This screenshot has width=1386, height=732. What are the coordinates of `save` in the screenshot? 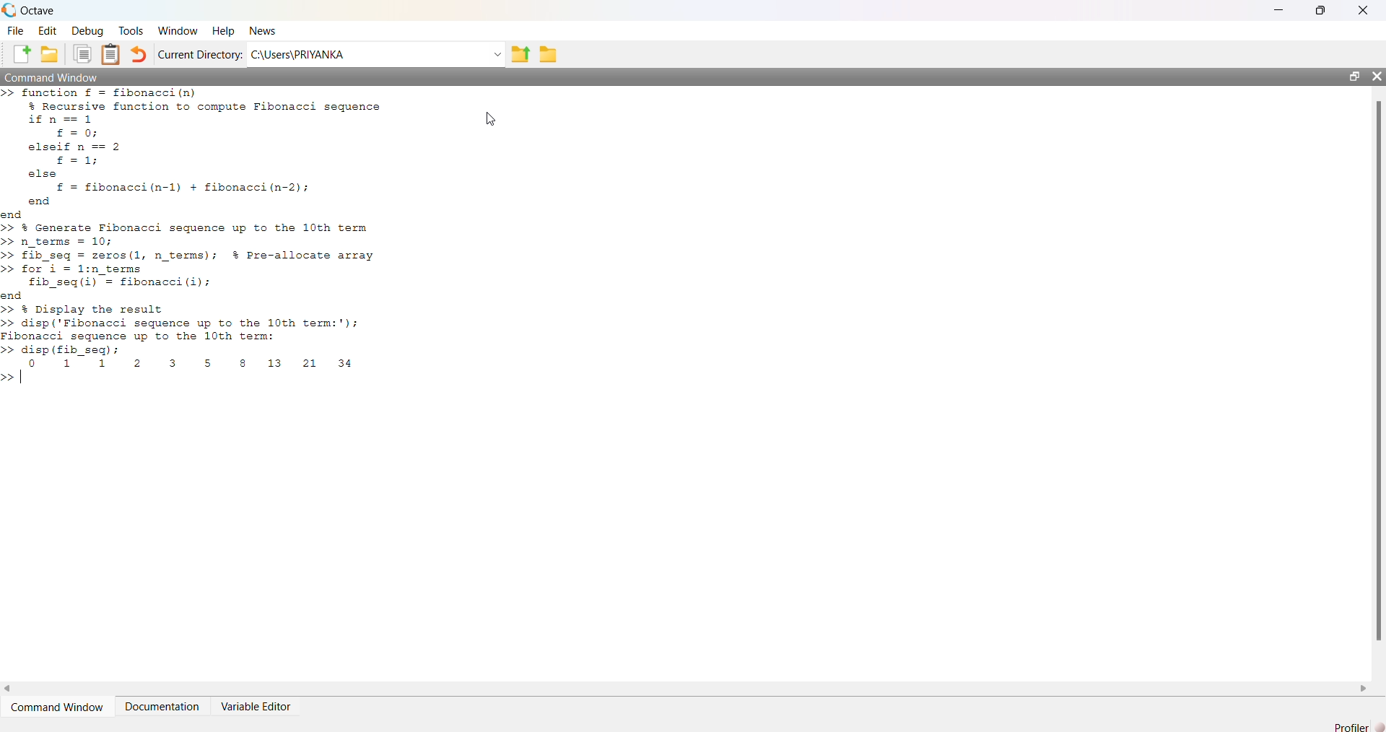 It's located at (552, 54).